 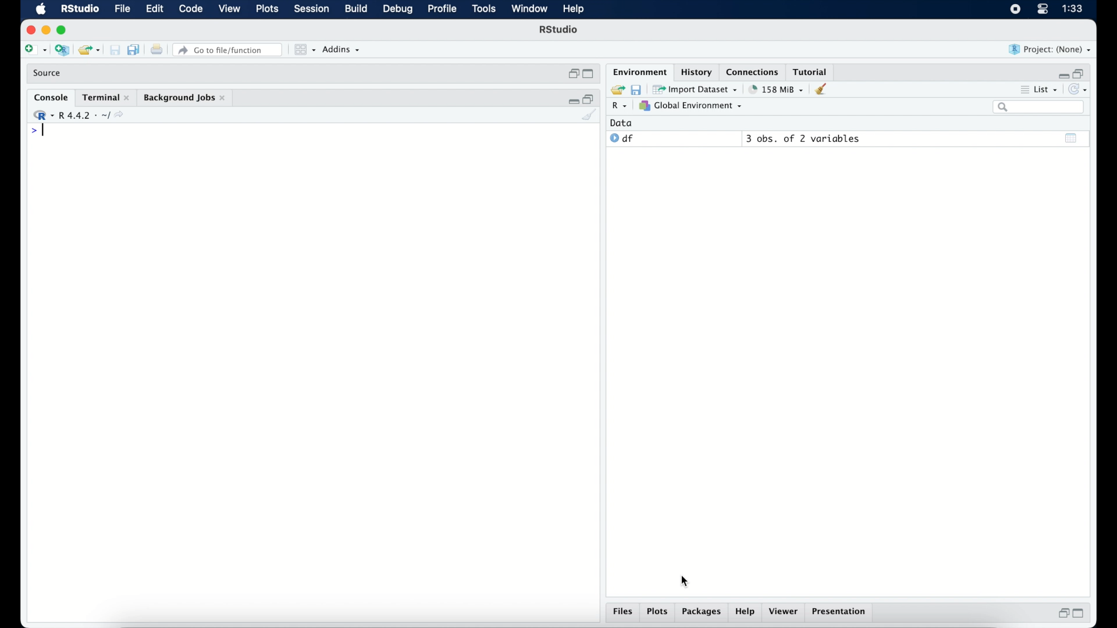 What do you see at coordinates (617, 88) in the screenshot?
I see `load workspace` at bounding box center [617, 88].